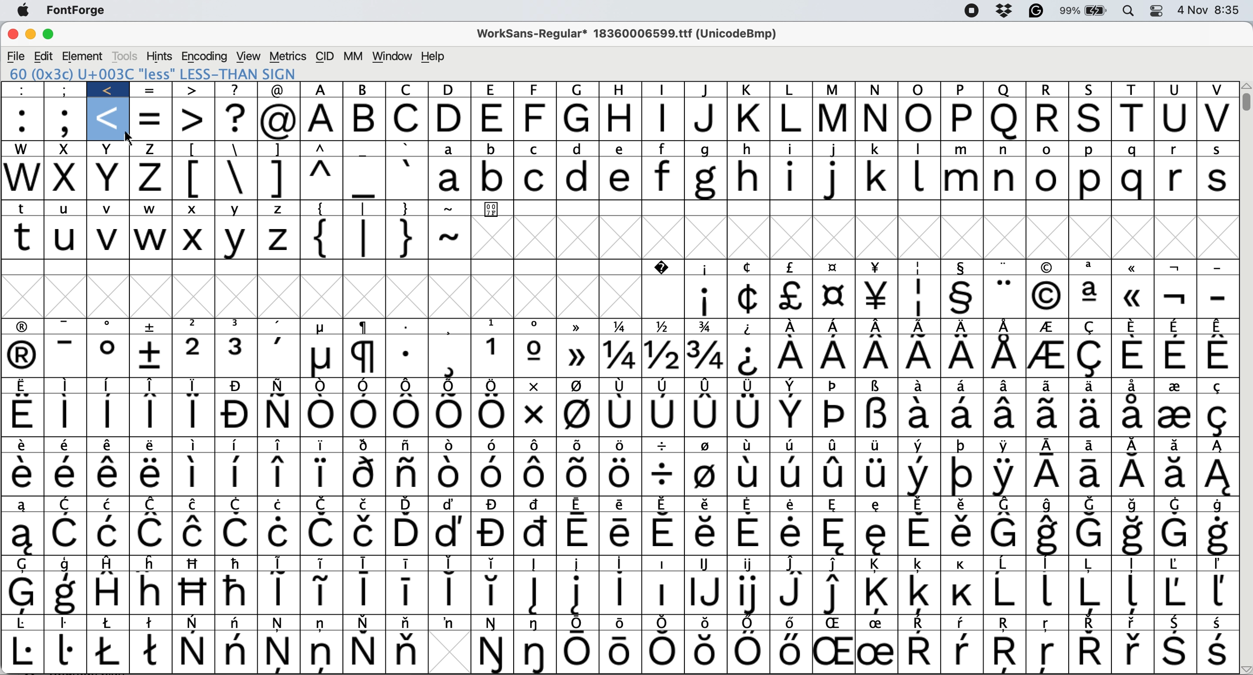  What do you see at coordinates (579, 90) in the screenshot?
I see `g` at bounding box center [579, 90].